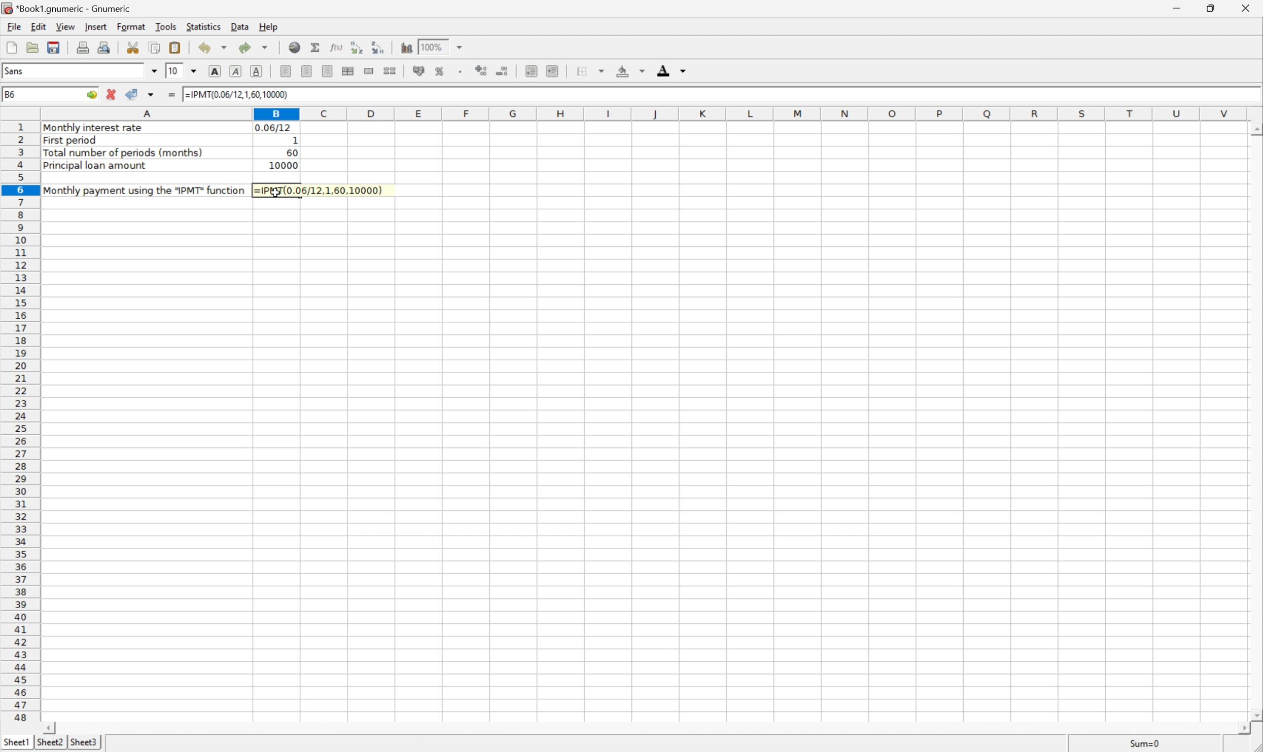  What do you see at coordinates (195, 71) in the screenshot?
I see `Drop Down` at bounding box center [195, 71].